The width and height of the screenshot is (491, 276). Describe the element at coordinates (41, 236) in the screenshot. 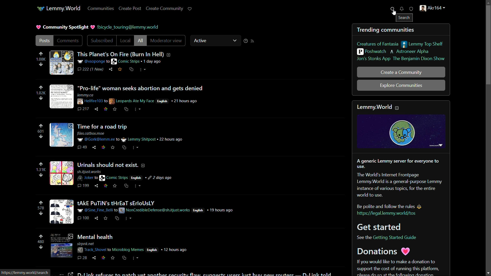

I see `upvote` at that location.